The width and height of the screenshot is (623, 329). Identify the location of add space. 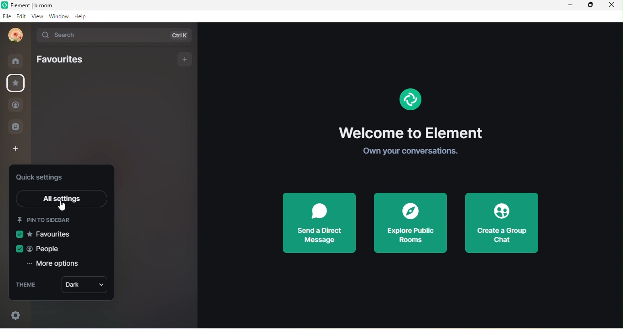
(14, 151).